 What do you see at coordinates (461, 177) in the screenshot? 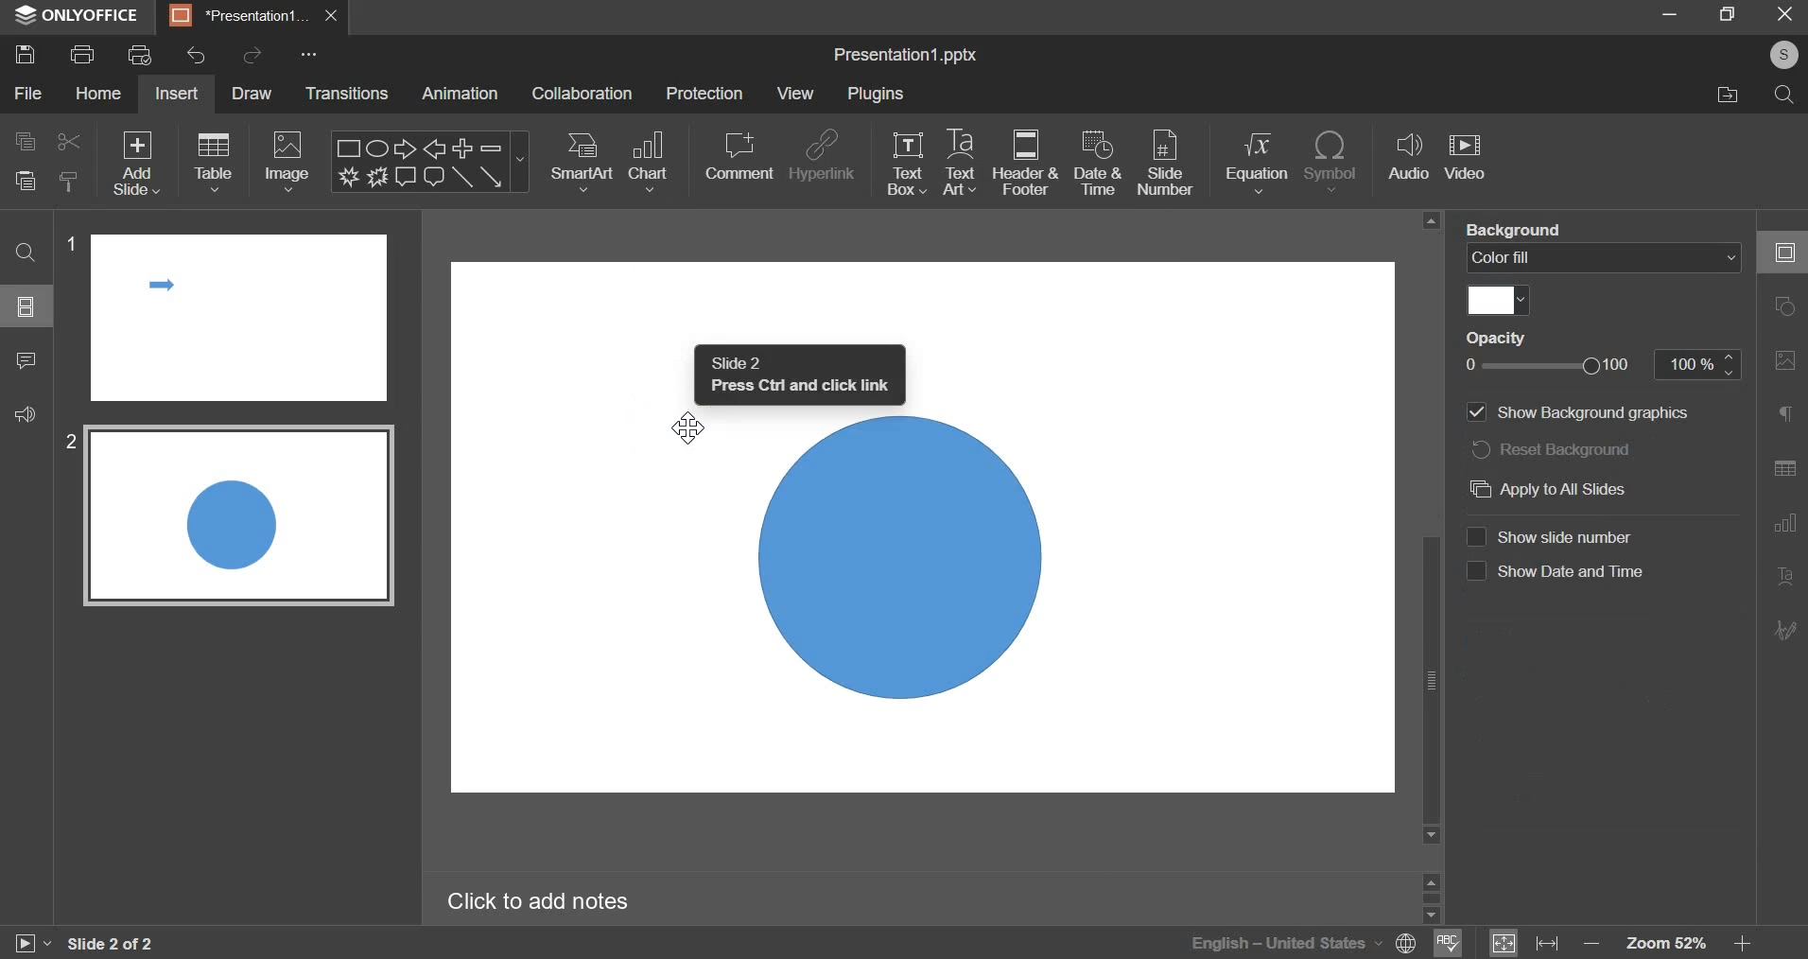
I see `Line` at bounding box center [461, 177].